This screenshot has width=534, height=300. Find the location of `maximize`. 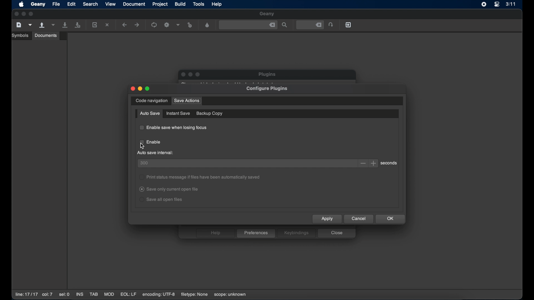

maximize is located at coordinates (148, 89).